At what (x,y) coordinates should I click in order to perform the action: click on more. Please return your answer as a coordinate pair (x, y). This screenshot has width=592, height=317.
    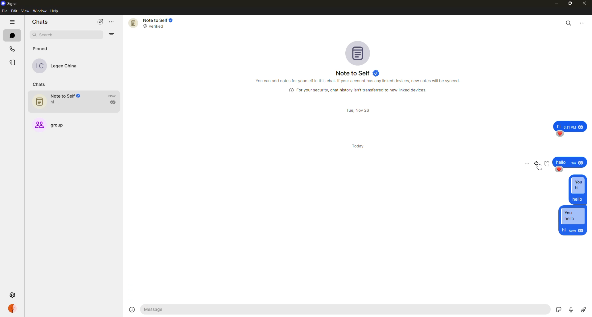
    Looking at the image, I should click on (528, 165).